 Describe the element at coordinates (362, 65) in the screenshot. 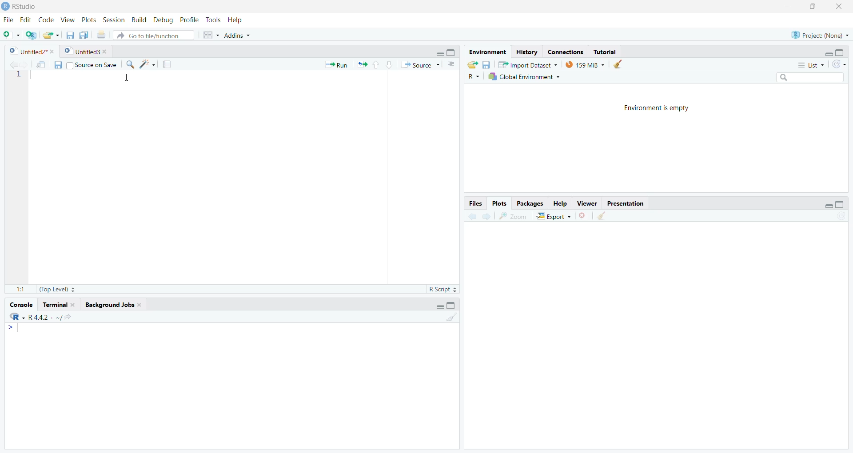

I see `Re-run` at that location.